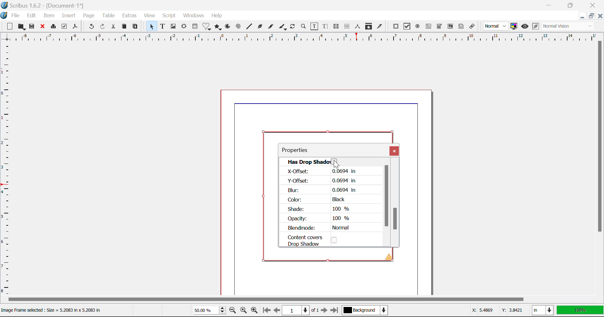 The width and height of the screenshot is (604, 317). What do you see at coordinates (542, 310) in the screenshot?
I see `in` at bounding box center [542, 310].